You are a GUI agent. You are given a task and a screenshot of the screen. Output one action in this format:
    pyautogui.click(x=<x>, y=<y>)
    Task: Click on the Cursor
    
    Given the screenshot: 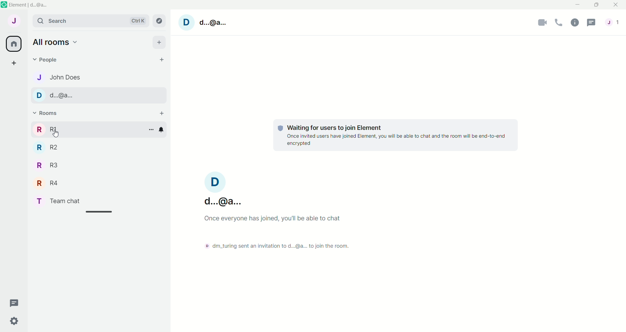 What is the action you would take?
    pyautogui.click(x=57, y=135)
    